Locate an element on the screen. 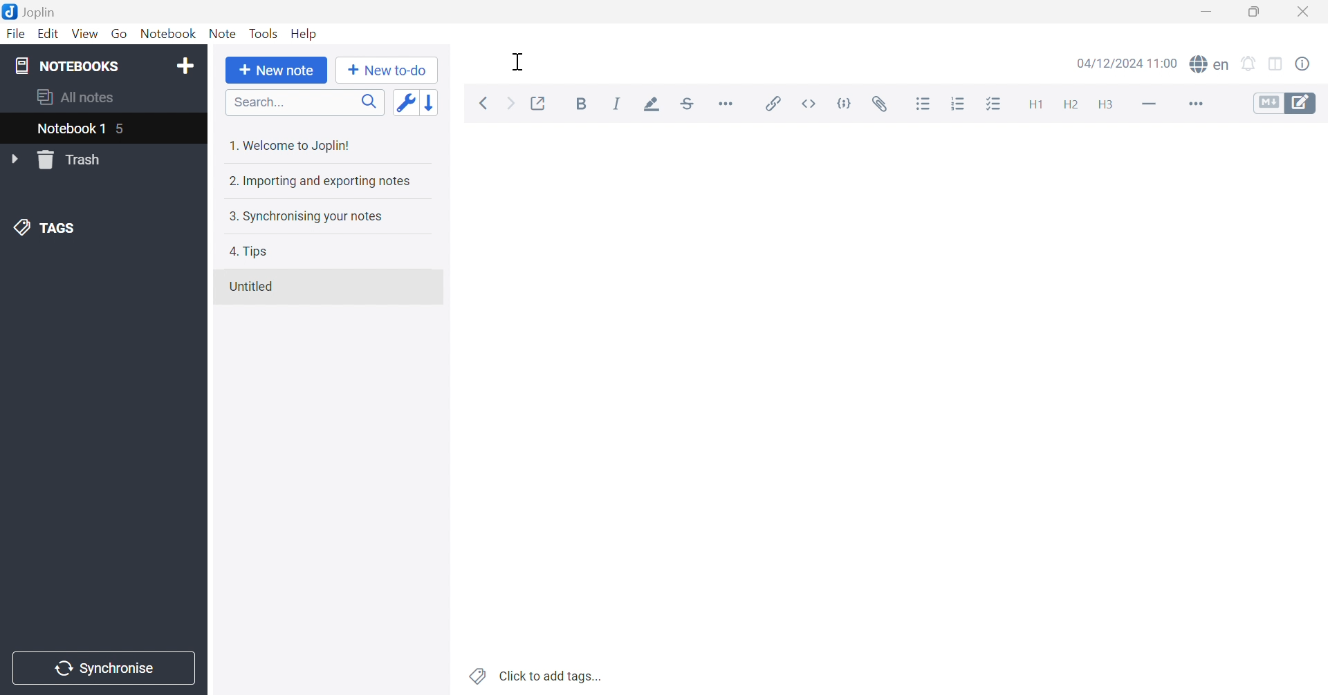 The width and height of the screenshot is (1328, 695). Note properties is located at coordinates (1311, 64).